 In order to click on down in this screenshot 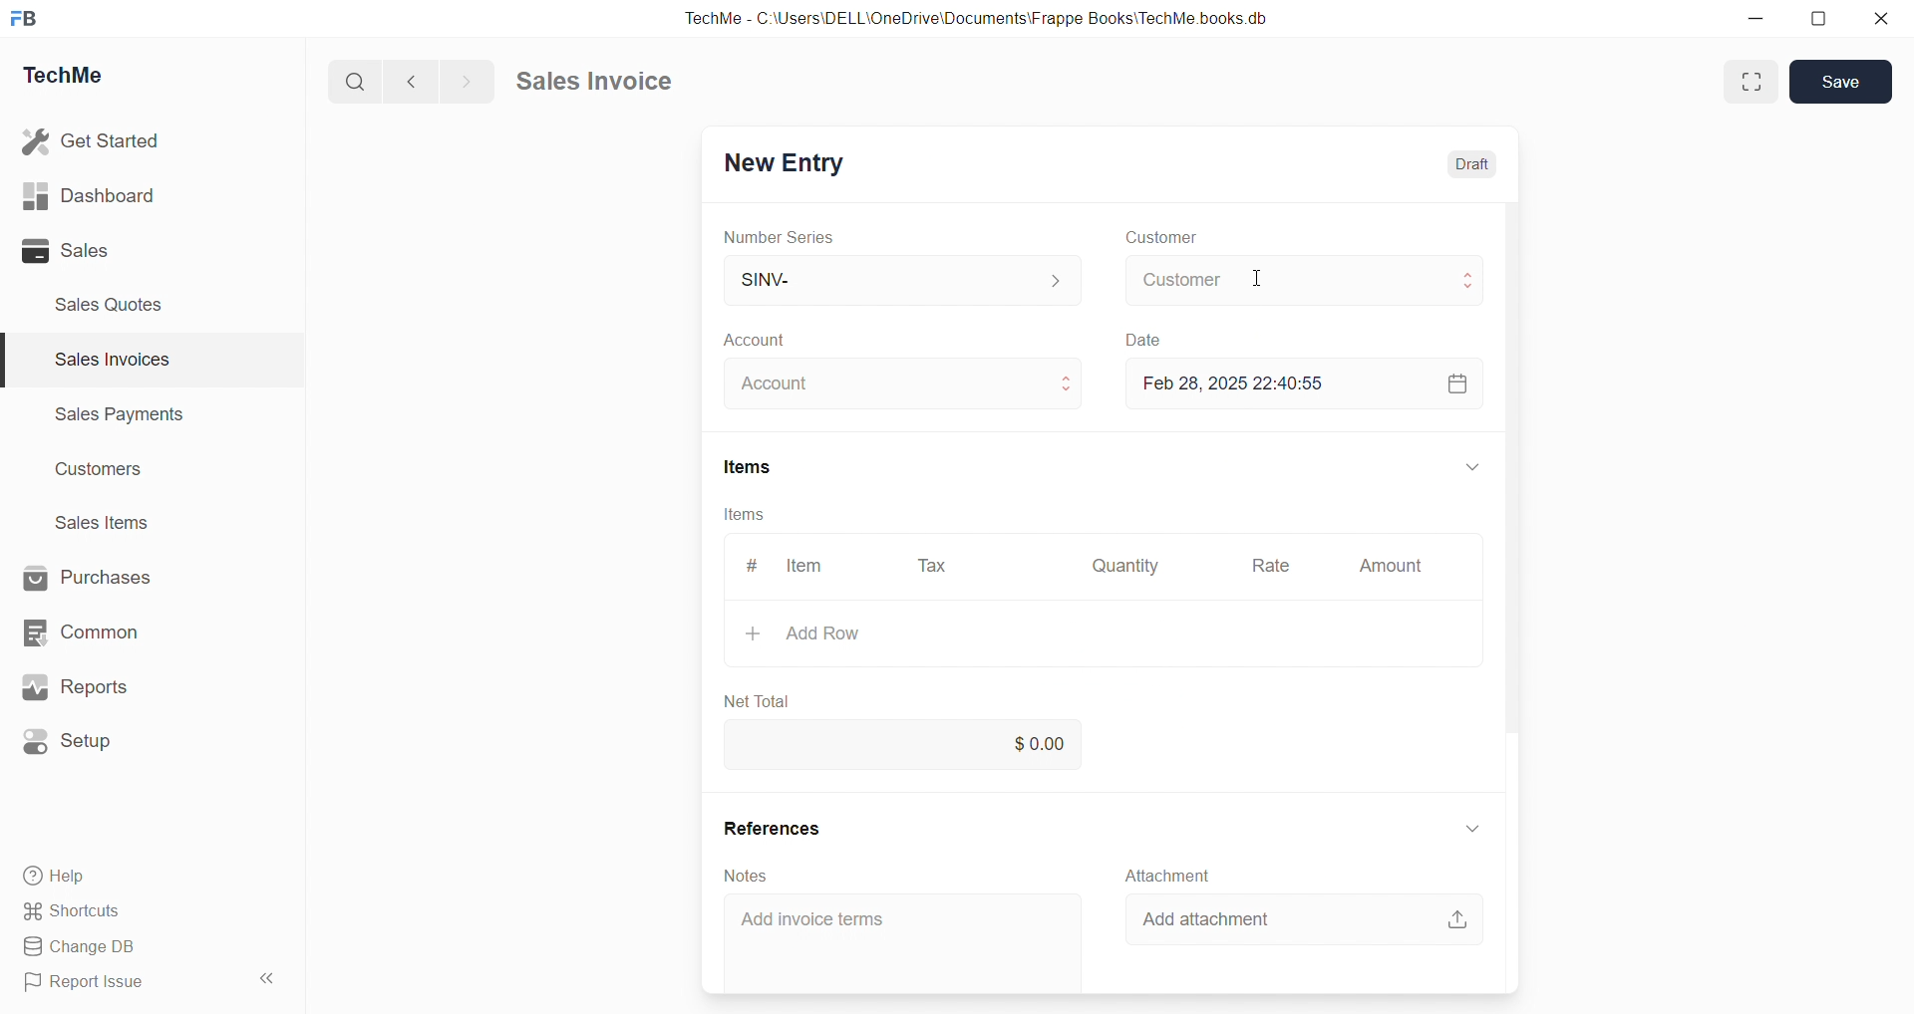, I will do `click(1470, 831)`.